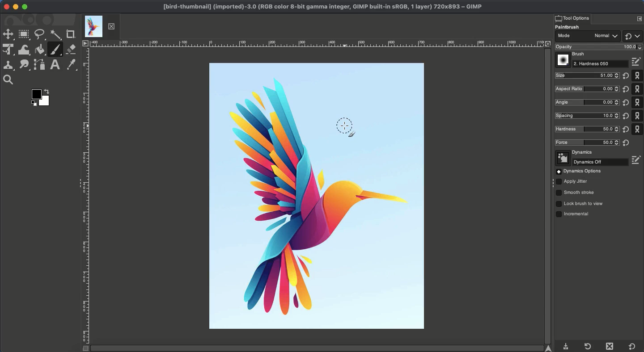  Describe the element at coordinates (547, 196) in the screenshot. I see `Scroll` at that location.